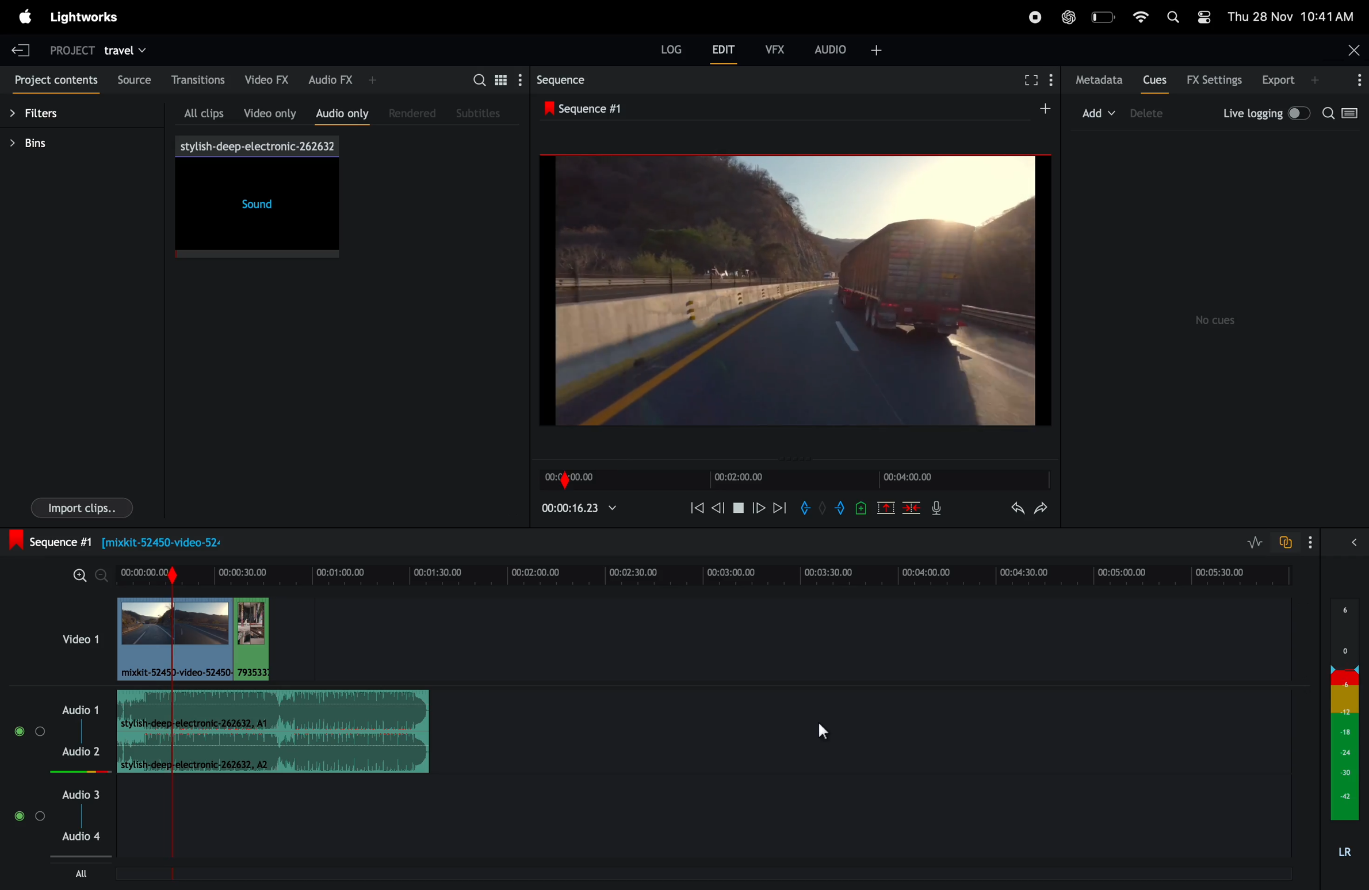 Image resolution: width=1369 pixels, height=890 pixels. Describe the element at coordinates (1294, 541) in the screenshot. I see `toggle to auto track sync` at that location.